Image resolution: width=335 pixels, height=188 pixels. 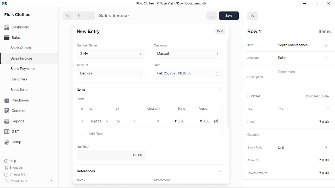 I want to click on close, so click(x=253, y=16).